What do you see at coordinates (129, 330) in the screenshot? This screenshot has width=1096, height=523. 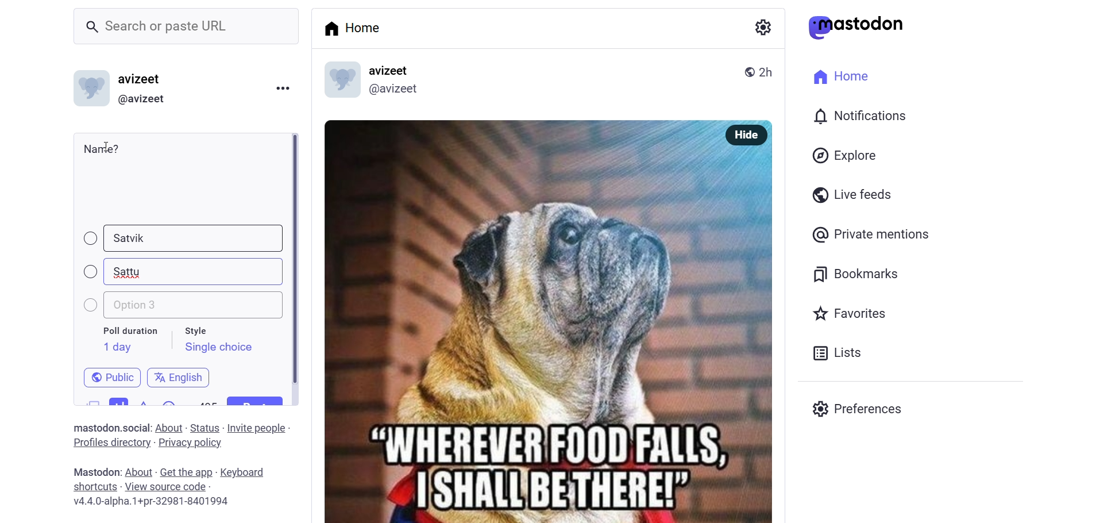 I see `duration` at bounding box center [129, 330].